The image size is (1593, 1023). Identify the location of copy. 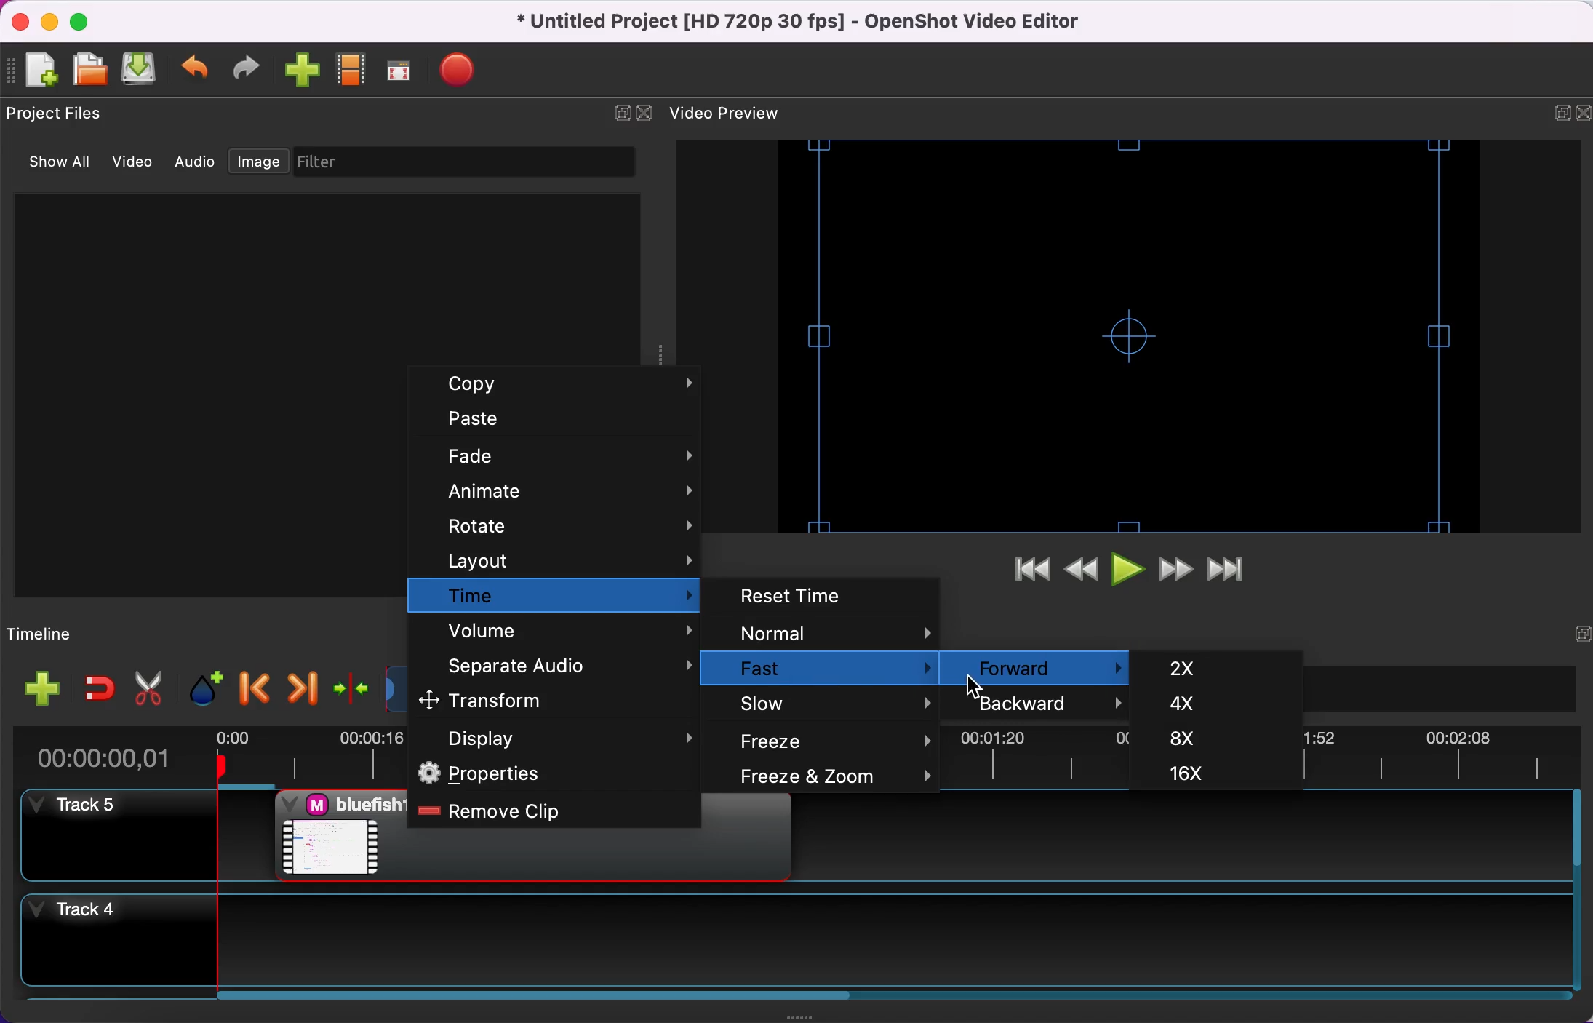
(570, 386).